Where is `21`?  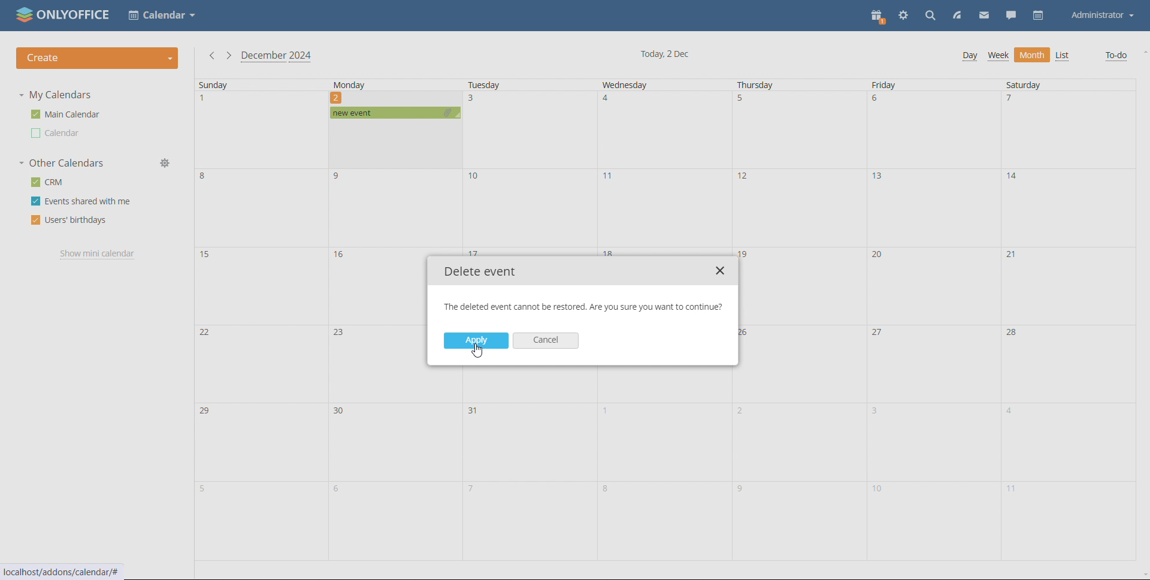
21 is located at coordinates (1013, 256).